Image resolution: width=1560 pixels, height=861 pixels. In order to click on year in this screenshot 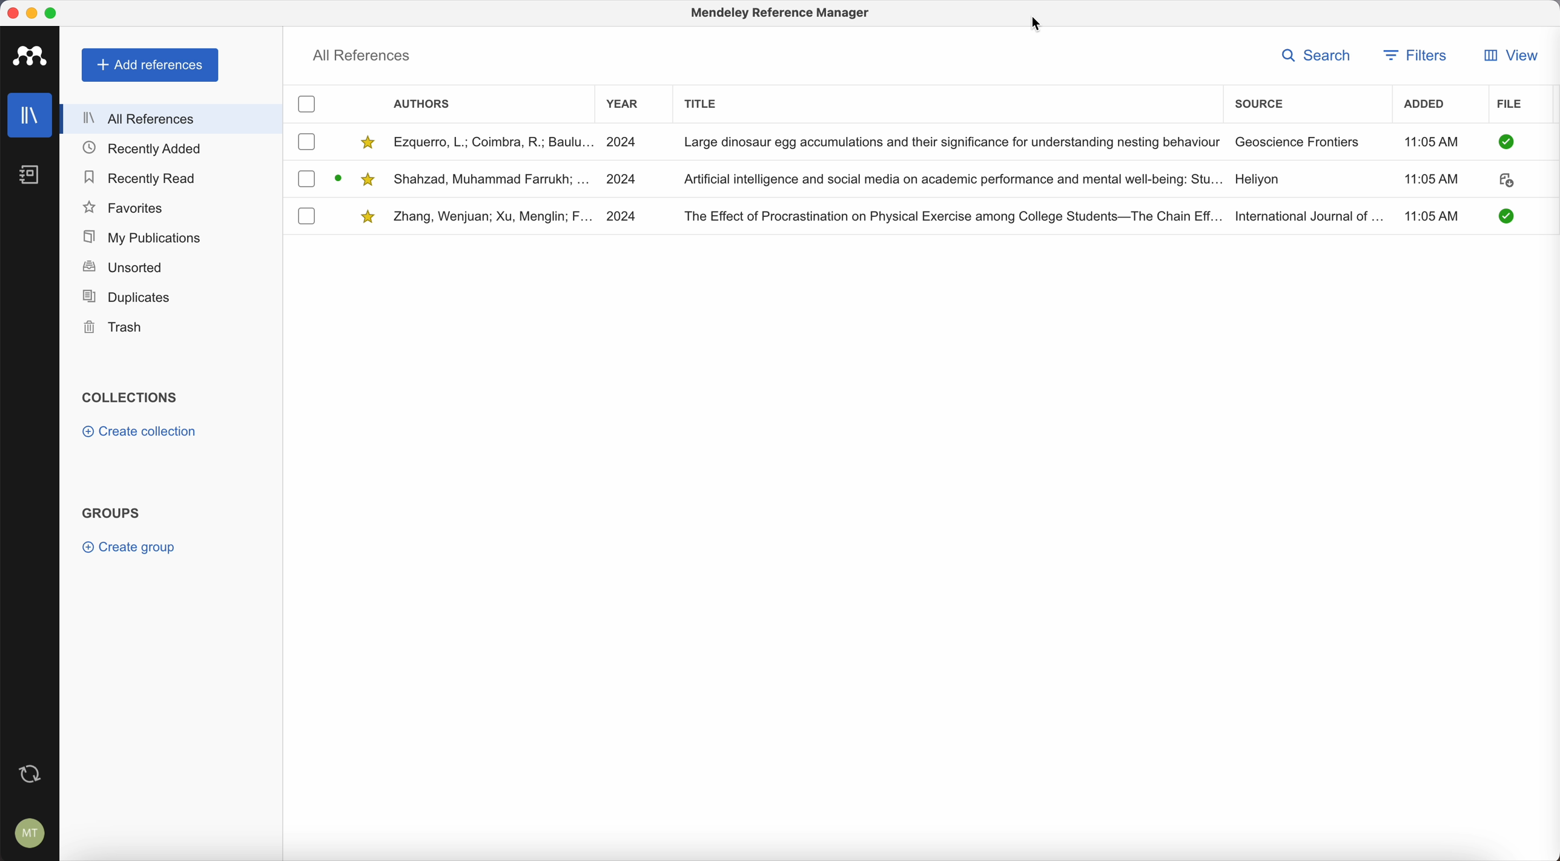, I will do `click(623, 104)`.